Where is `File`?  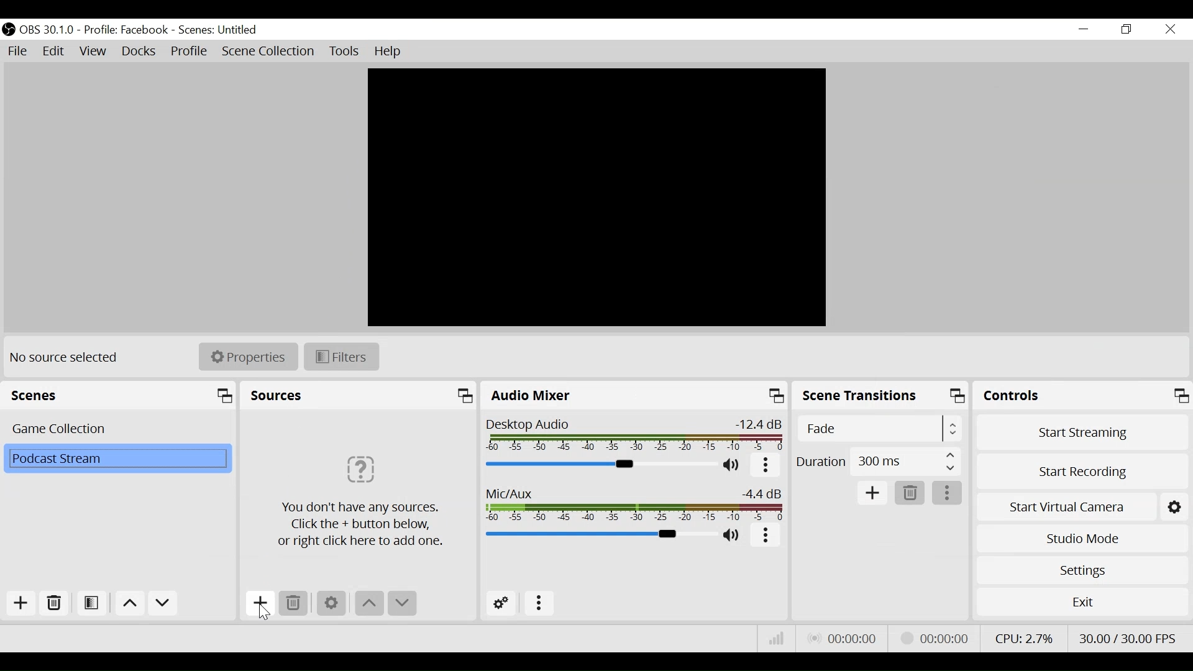
File is located at coordinates (19, 52).